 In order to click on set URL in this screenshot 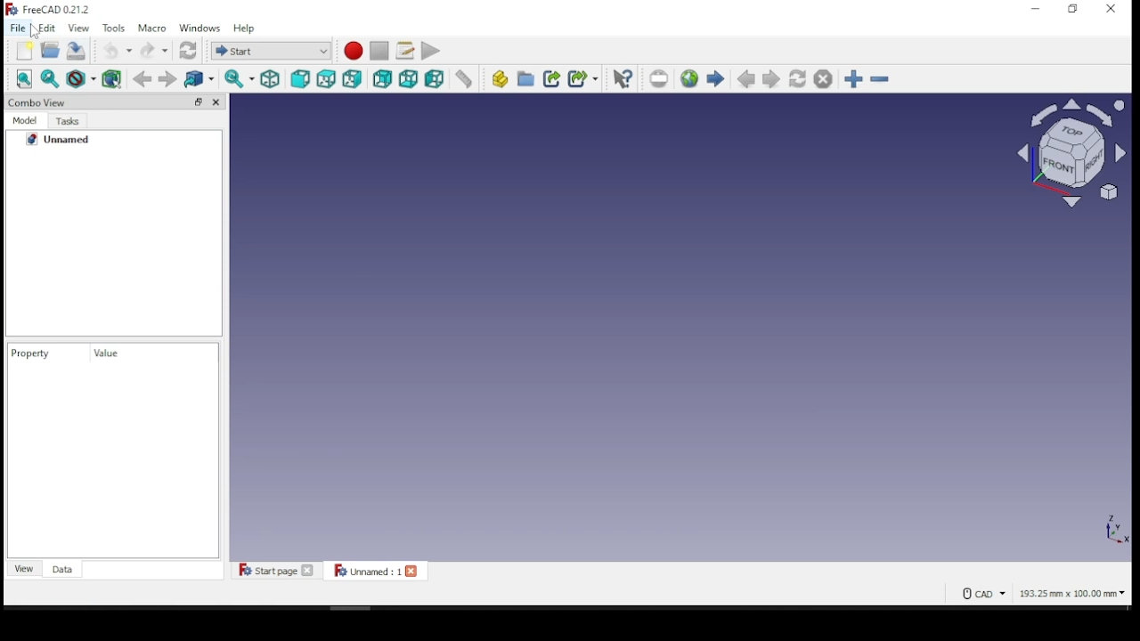, I will do `click(658, 78)`.